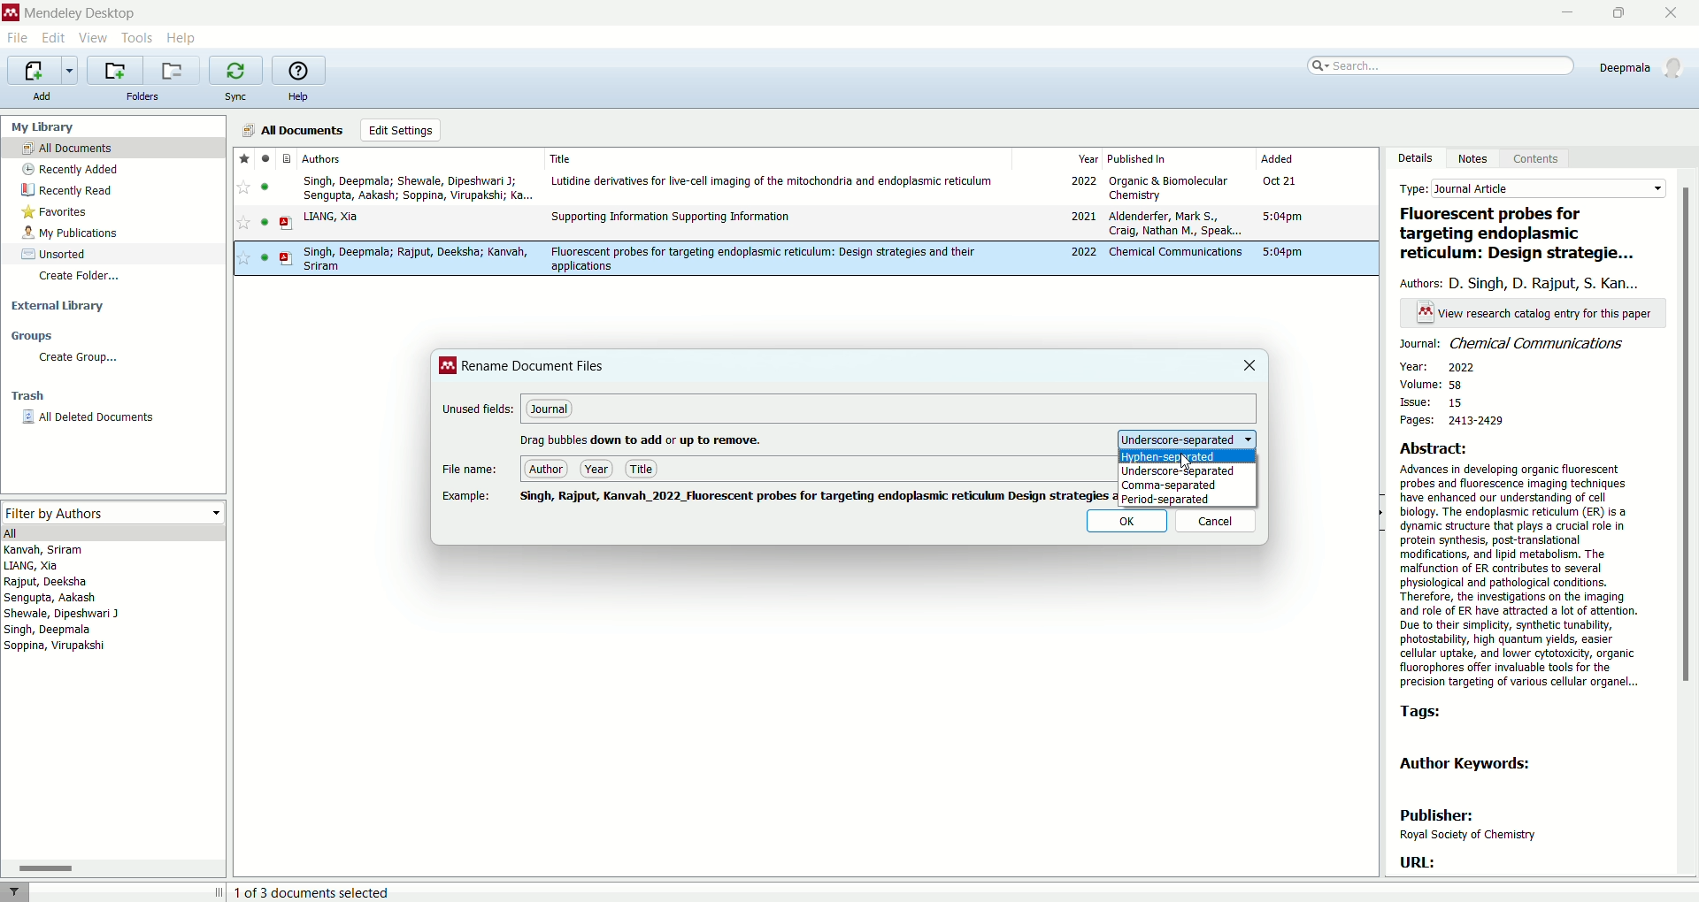  What do you see at coordinates (1173, 251) in the screenshot?
I see `Chemical communications` at bounding box center [1173, 251].